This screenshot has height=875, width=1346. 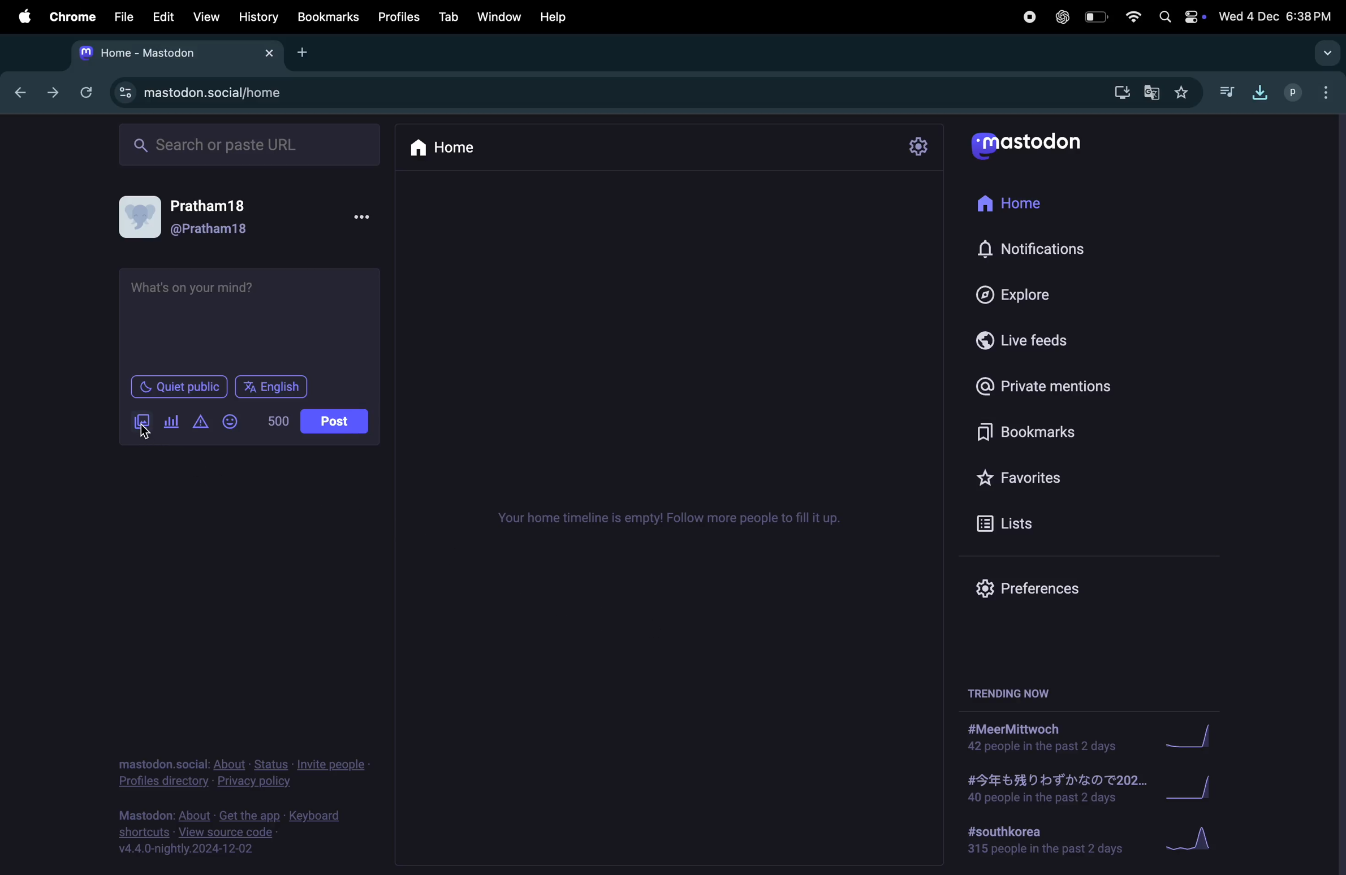 I want to click on file, so click(x=122, y=14).